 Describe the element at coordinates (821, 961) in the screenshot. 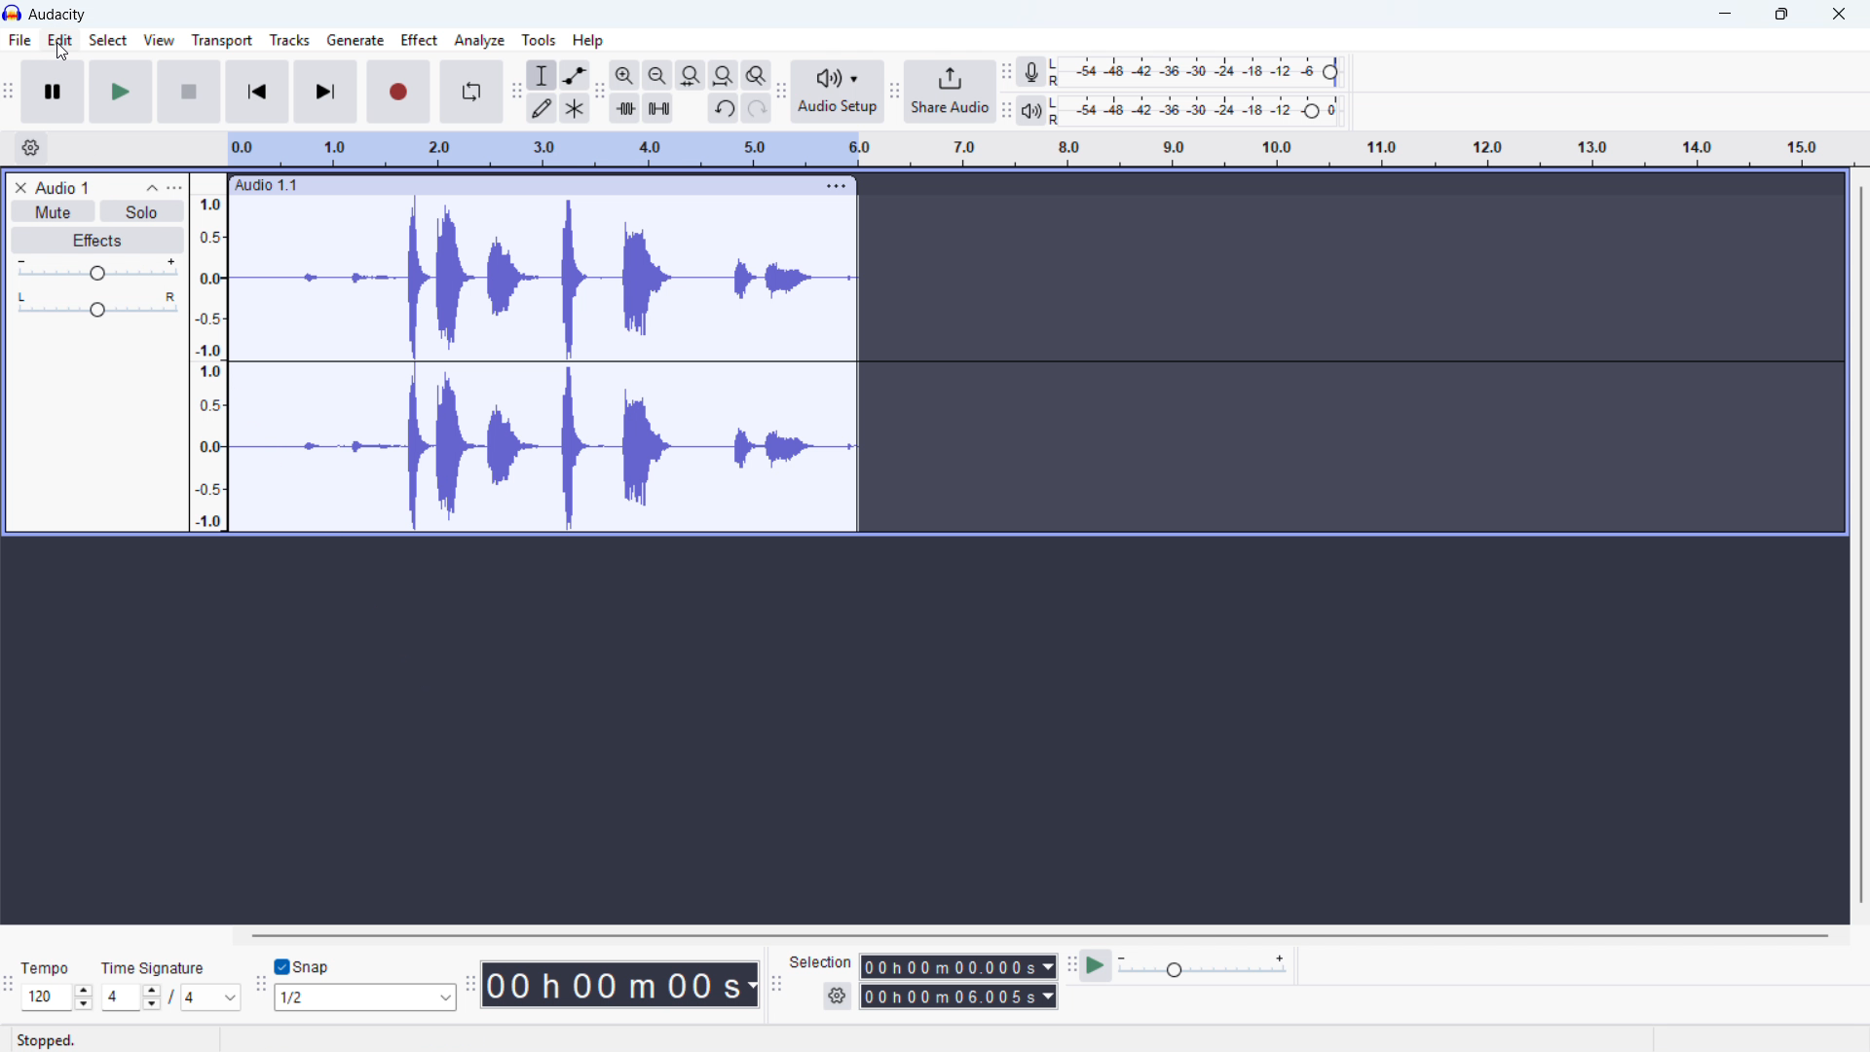

I see `selection` at that location.